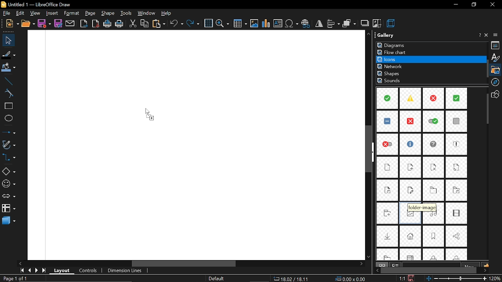 The width and height of the screenshot is (502, 282). I want to click on format, so click(72, 14).